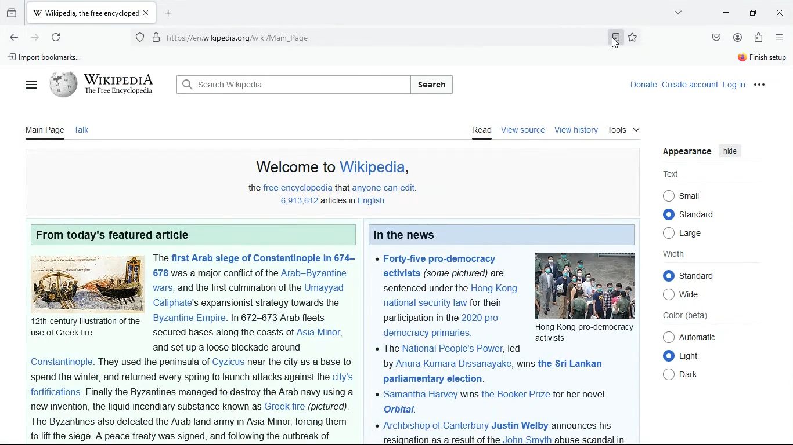 The width and height of the screenshot is (793, 445). Describe the element at coordinates (330, 195) in the screenshot. I see `description` at that location.